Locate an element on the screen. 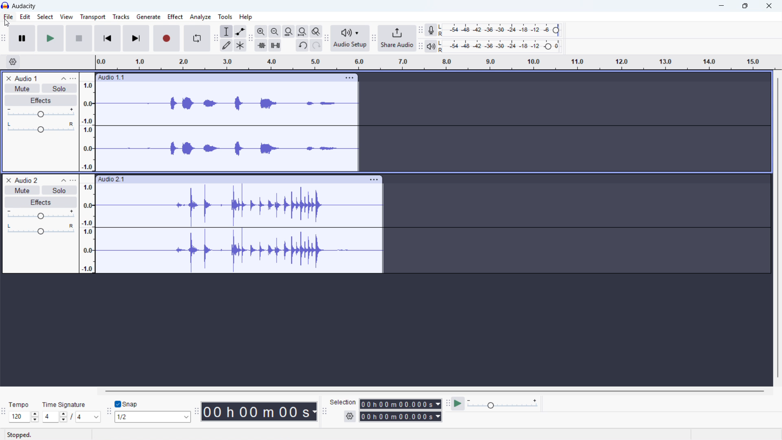 This screenshot has width=782, height=440. Pan: centre is located at coordinates (41, 230).